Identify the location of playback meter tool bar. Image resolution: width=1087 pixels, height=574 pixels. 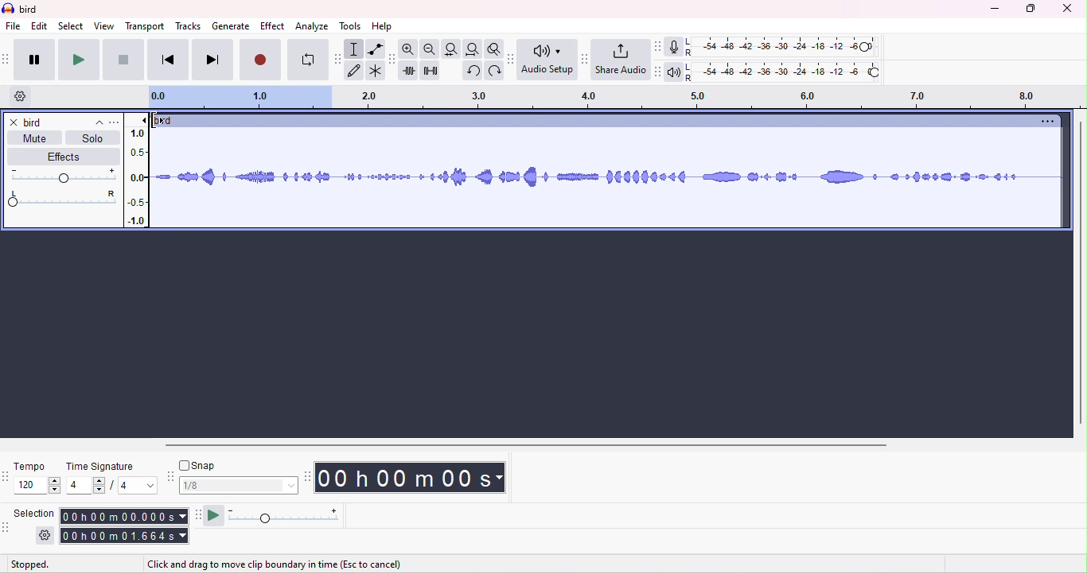
(655, 46).